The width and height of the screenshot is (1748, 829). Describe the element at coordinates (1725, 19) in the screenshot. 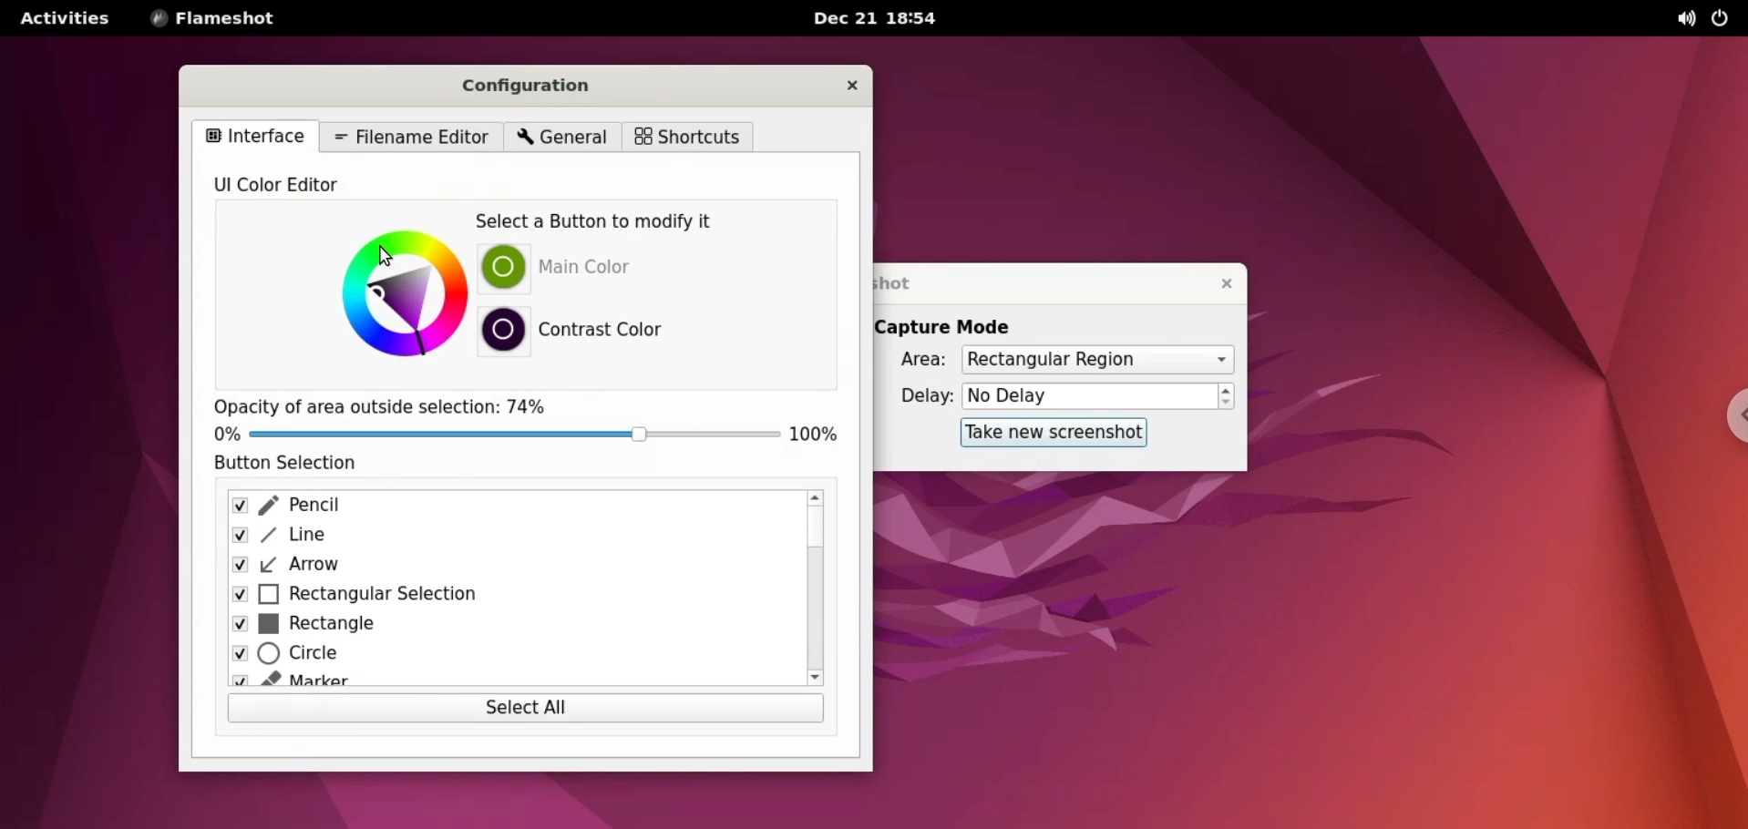

I see `power options` at that location.